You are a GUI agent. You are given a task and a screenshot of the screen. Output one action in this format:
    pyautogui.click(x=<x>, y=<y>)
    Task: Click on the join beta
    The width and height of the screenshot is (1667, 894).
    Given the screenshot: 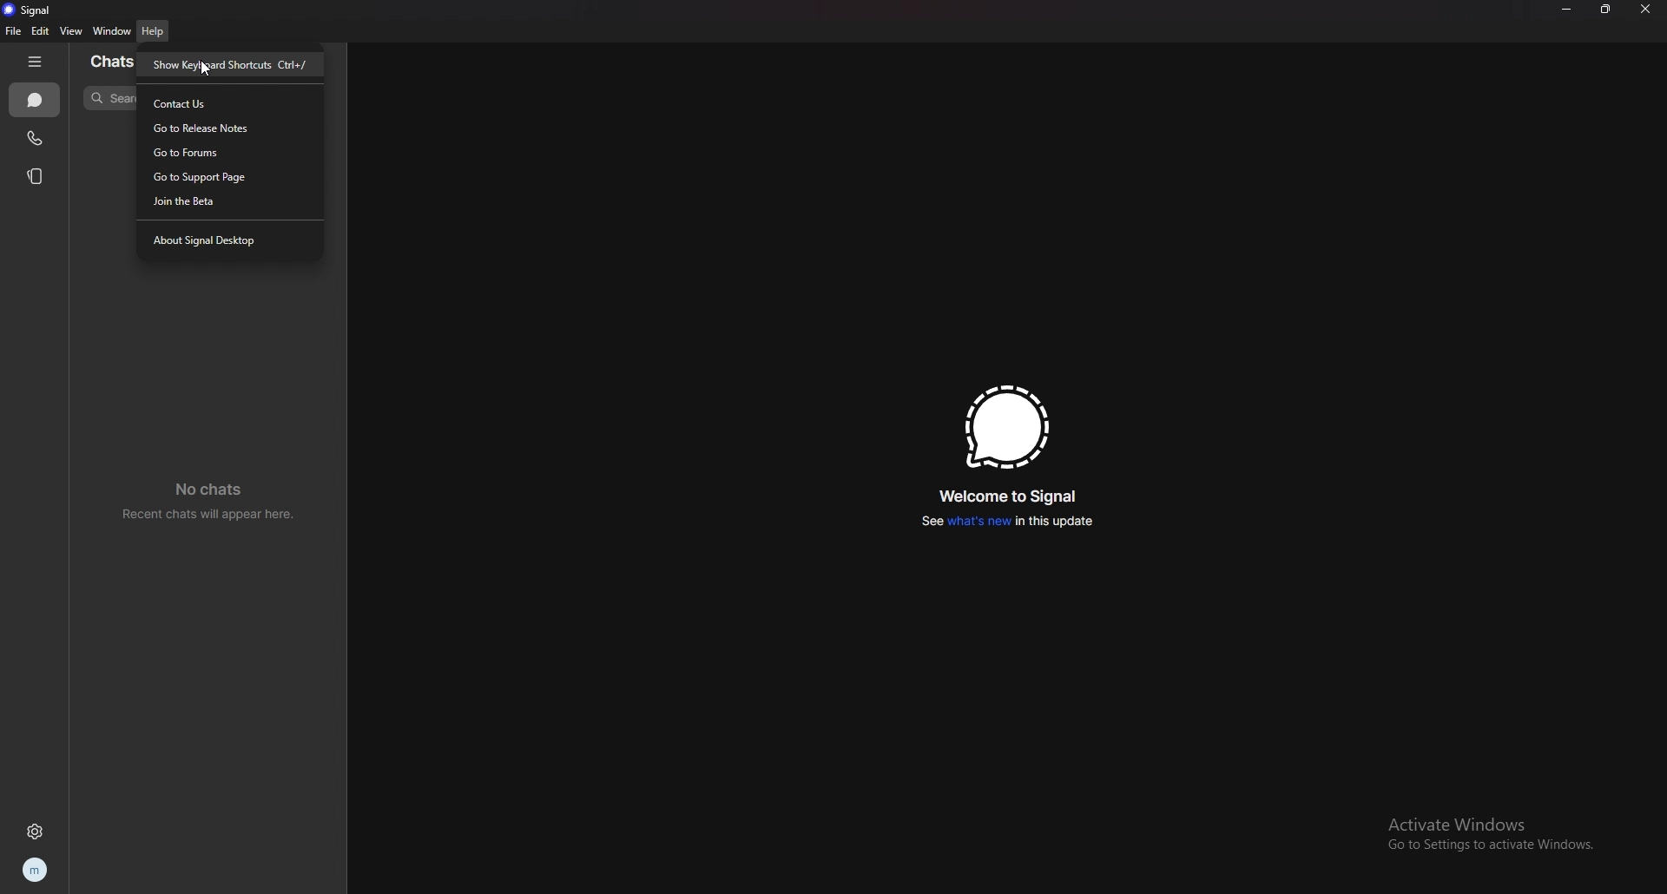 What is the action you would take?
    pyautogui.click(x=228, y=202)
    